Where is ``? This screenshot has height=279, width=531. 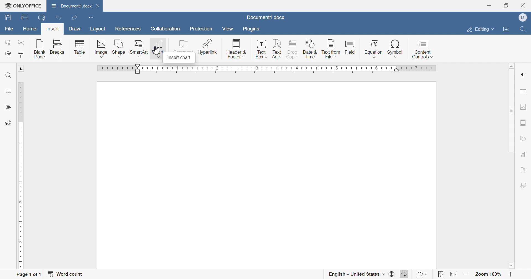  is located at coordinates (184, 46).